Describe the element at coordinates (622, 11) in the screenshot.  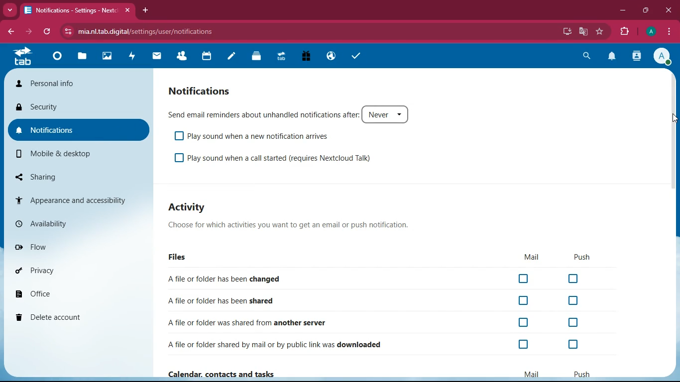
I see `minimize` at that location.